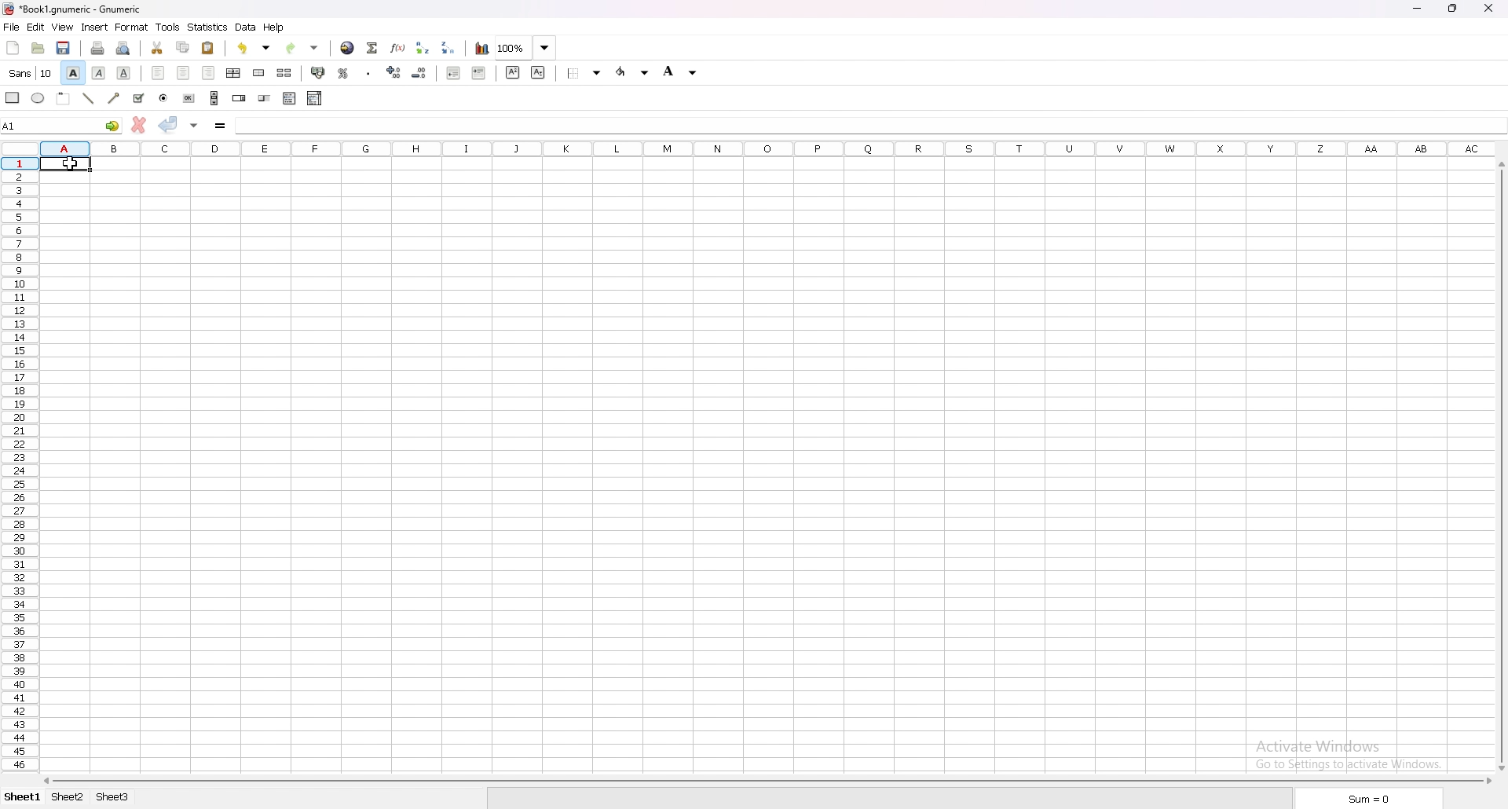 The height and width of the screenshot is (809, 1508). I want to click on sum, so click(1367, 799).